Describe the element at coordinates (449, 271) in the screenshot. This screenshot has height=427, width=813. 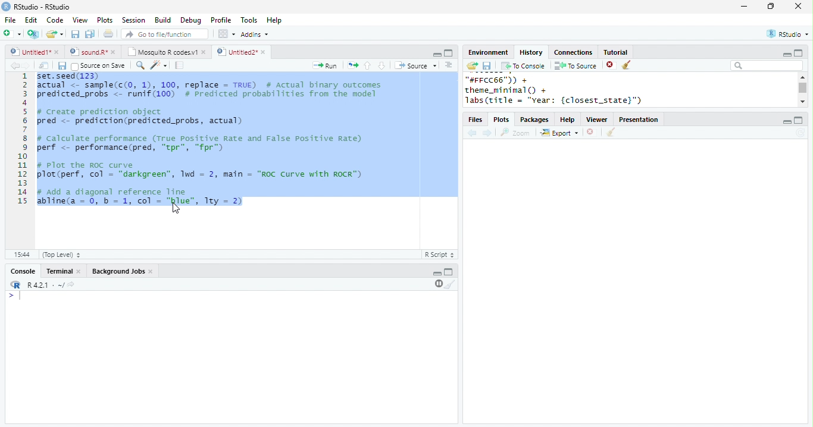
I see `maximize` at that location.